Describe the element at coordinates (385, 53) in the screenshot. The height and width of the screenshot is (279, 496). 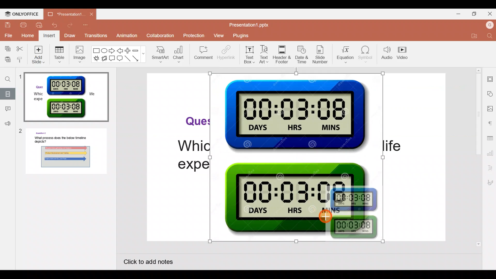
I see `Audio` at that location.